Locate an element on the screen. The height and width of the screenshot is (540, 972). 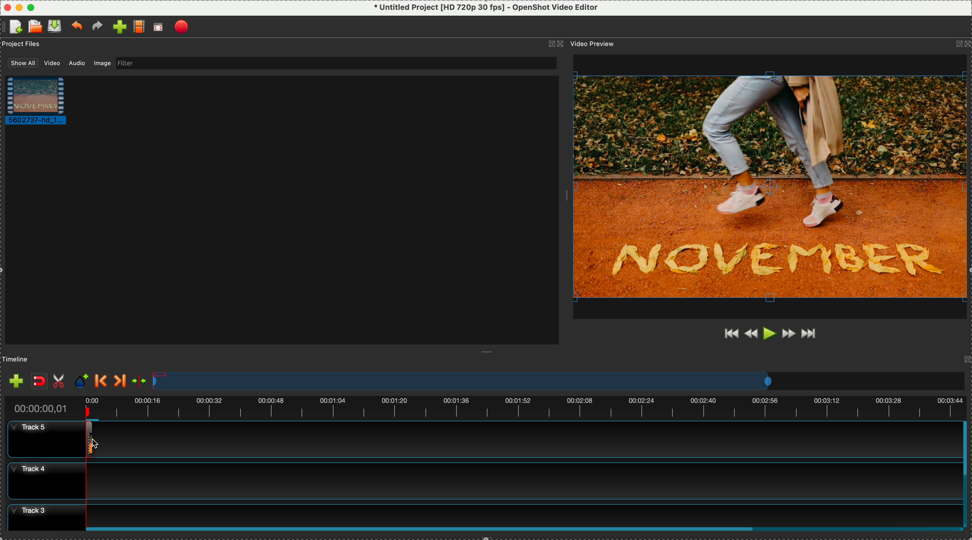
jump to end is located at coordinates (812, 335).